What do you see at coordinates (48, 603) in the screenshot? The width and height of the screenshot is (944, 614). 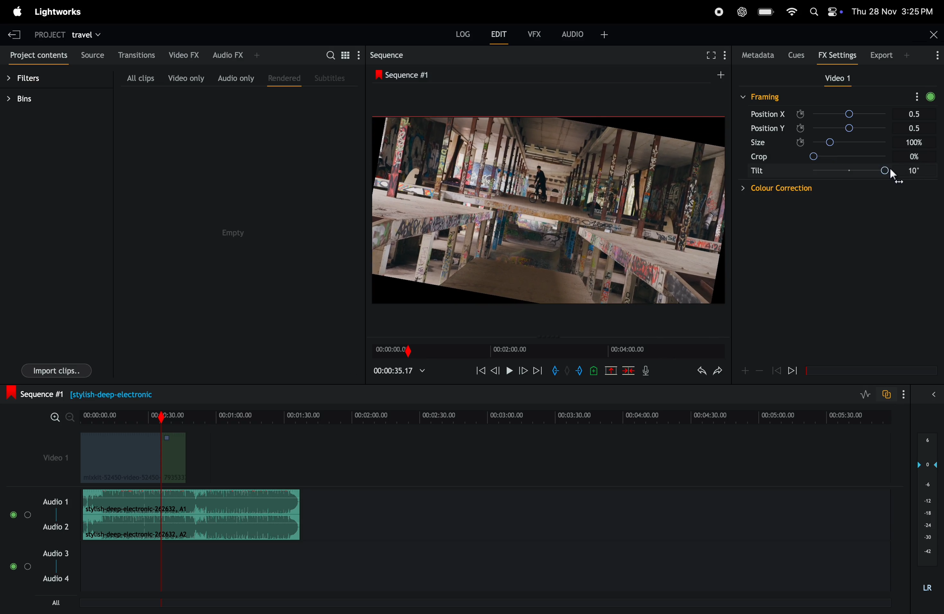 I see `all` at bounding box center [48, 603].